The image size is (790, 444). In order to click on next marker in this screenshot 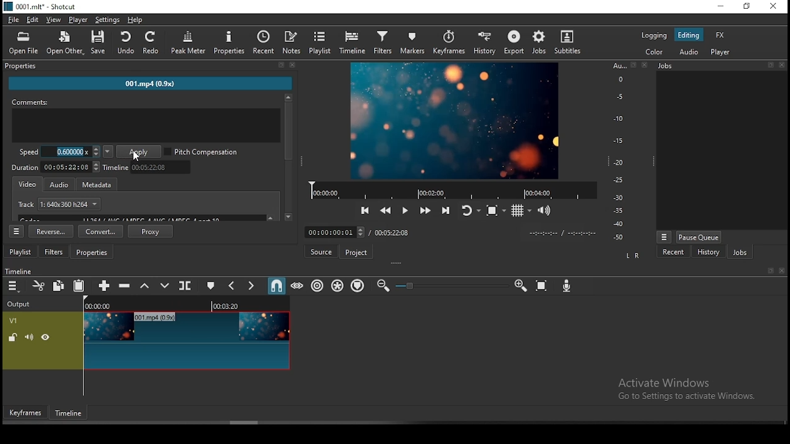, I will do `click(251, 285)`.